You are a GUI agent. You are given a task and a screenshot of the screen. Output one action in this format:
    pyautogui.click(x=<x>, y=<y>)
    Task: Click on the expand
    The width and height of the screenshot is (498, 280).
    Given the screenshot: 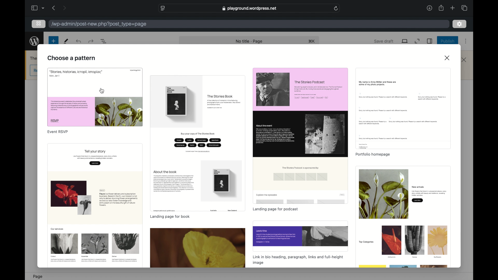 What is the action you would take?
    pyautogui.click(x=417, y=41)
    